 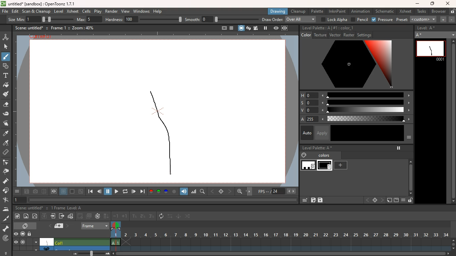 What do you see at coordinates (284, 29) in the screenshot?
I see `frame` at bounding box center [284, 29].